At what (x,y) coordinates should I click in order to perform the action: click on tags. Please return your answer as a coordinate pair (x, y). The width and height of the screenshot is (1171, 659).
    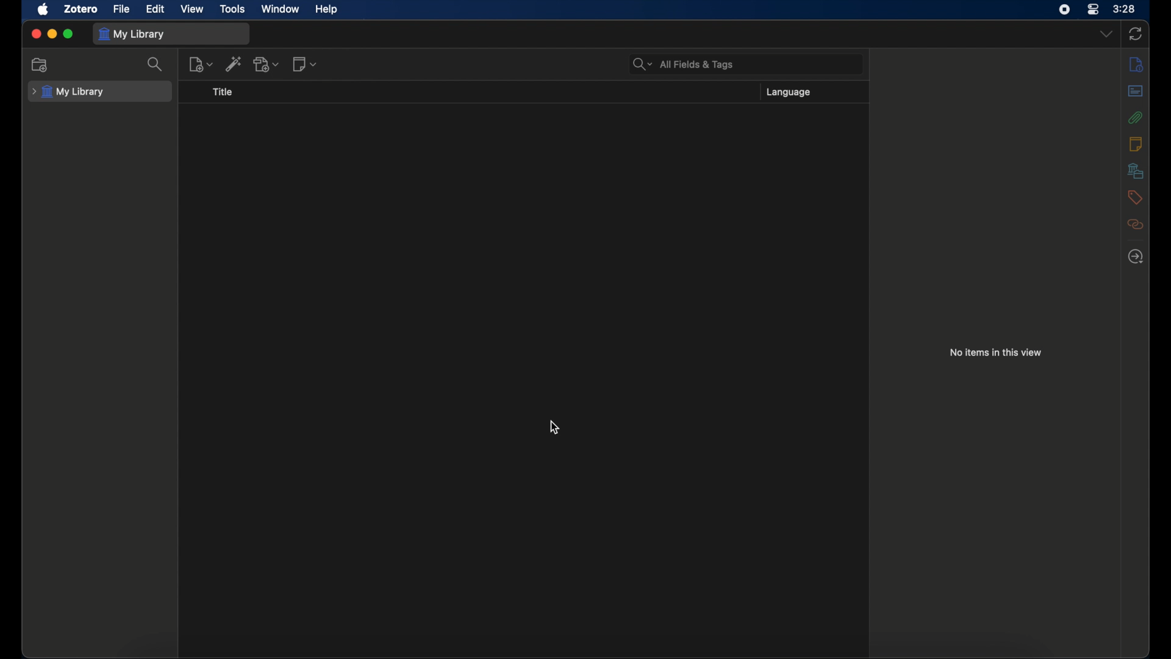
    Looking at the image, I should click on (1134, 197).